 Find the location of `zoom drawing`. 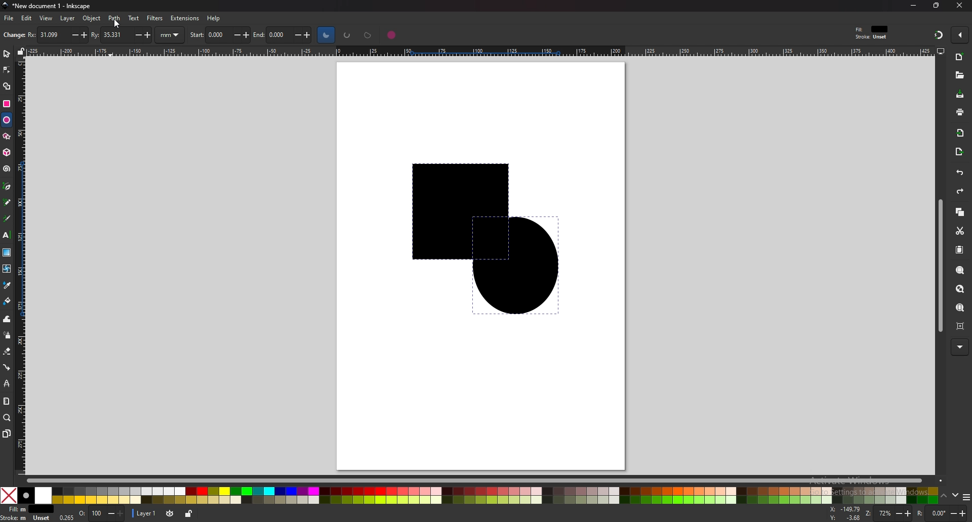

zoom drawing is located at coordinates (961, 288).